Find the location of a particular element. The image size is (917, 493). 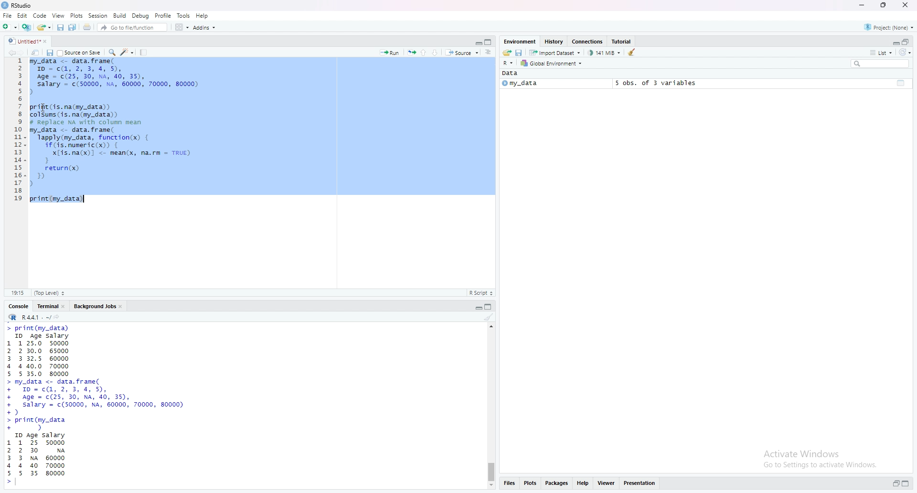

show in new window is located at coordinates (35, 53).